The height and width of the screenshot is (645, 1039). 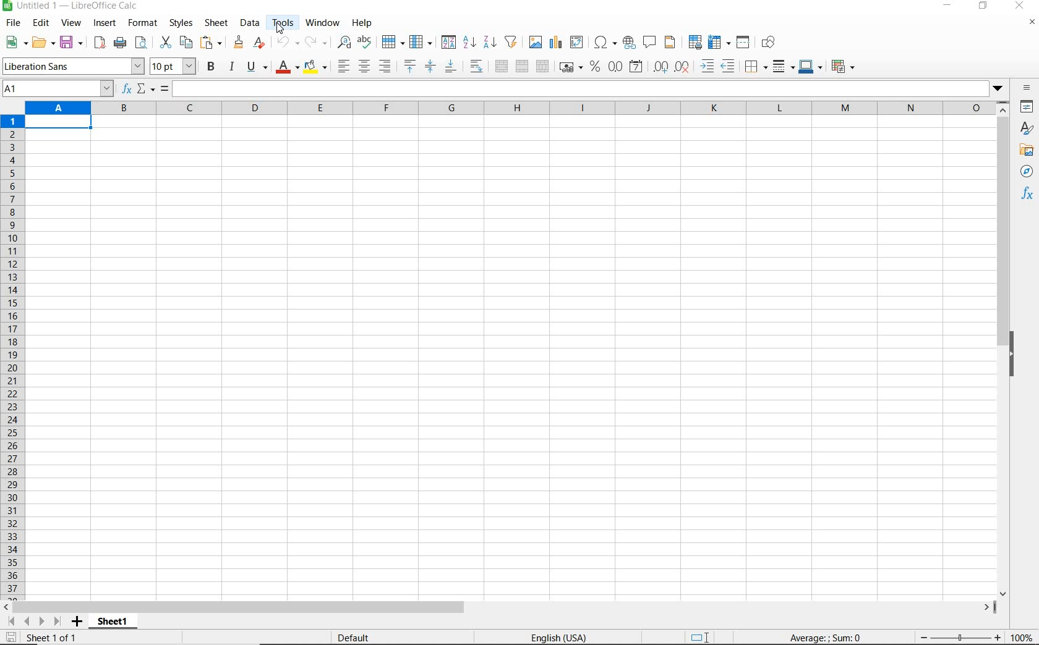 I want to click on paste, so click(x=210, y=43).